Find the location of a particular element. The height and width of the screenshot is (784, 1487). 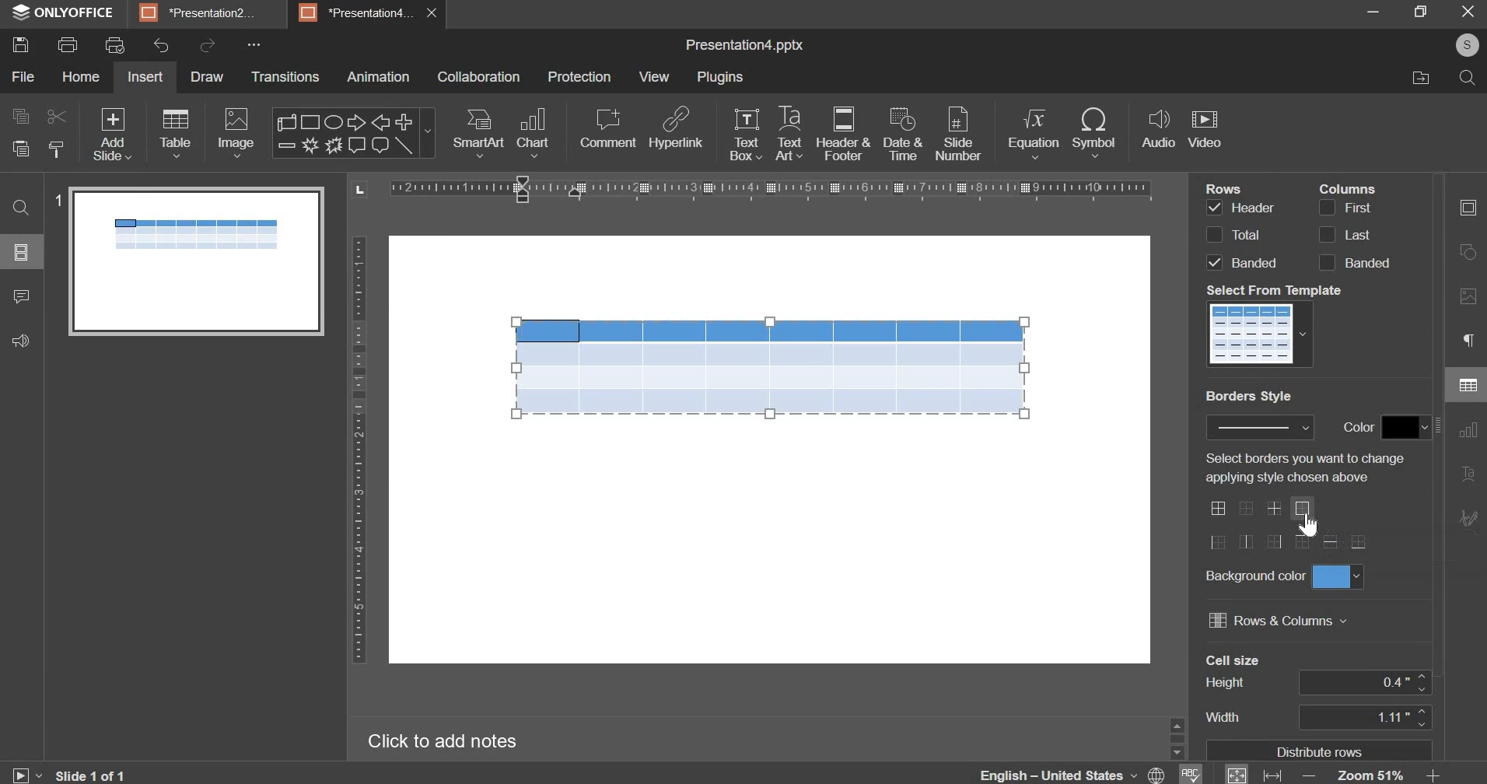

height is located at coordinates (1230, 683).